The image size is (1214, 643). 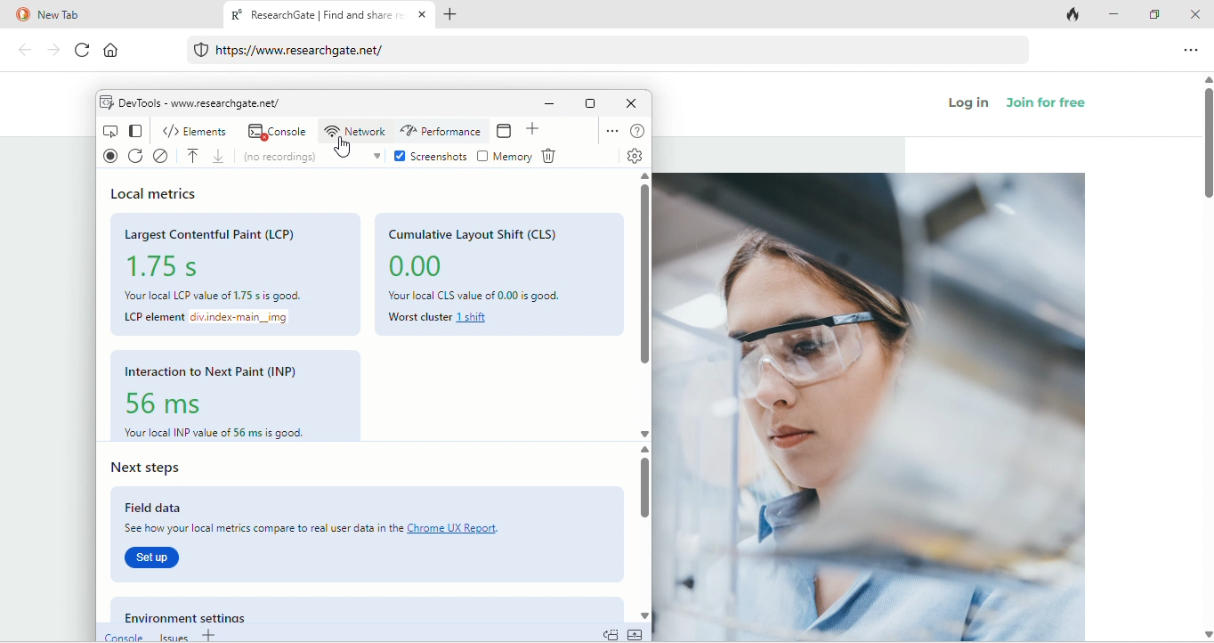 I want to click on clear, so click(x=166, y=156).